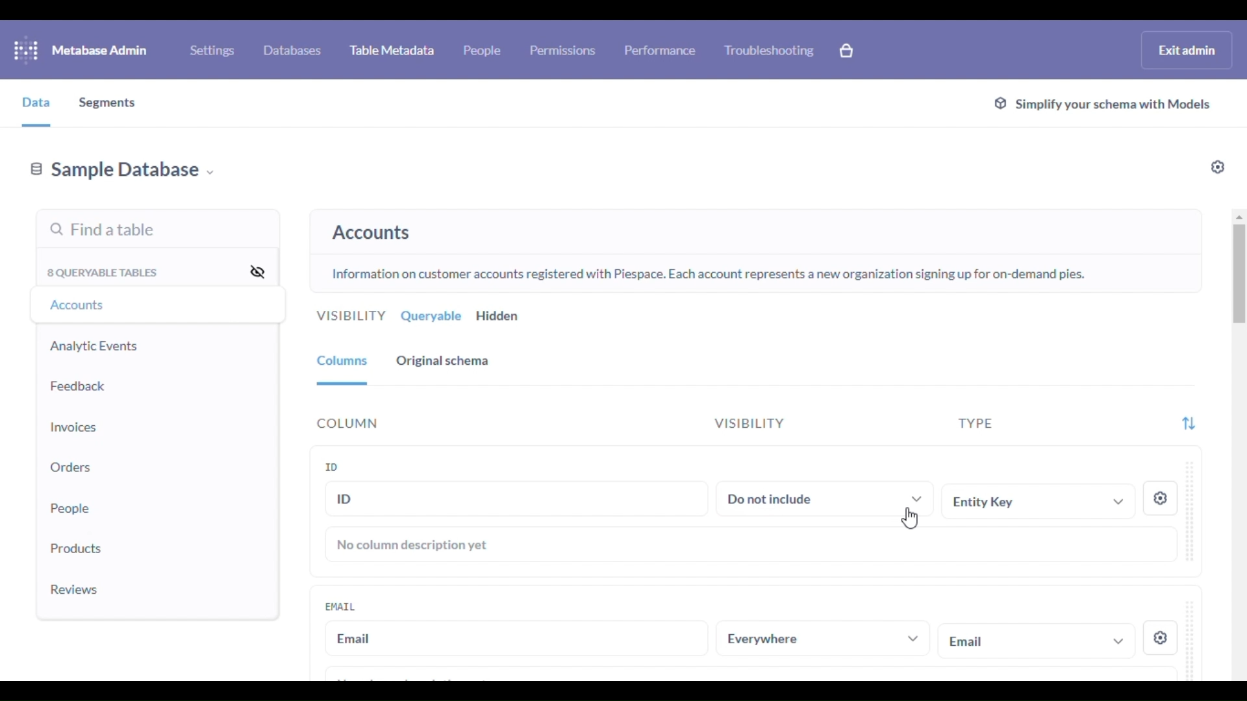 This screenshot has width=1247, height=701. Describe the element at coordinates (74, 428) in the screenshot. I see `invoices` at that location.